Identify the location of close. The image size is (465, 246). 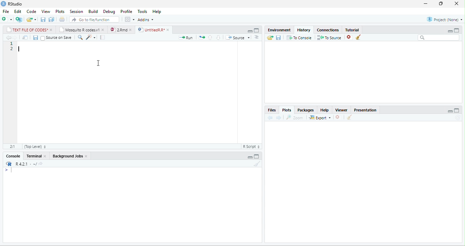
(52, 30).